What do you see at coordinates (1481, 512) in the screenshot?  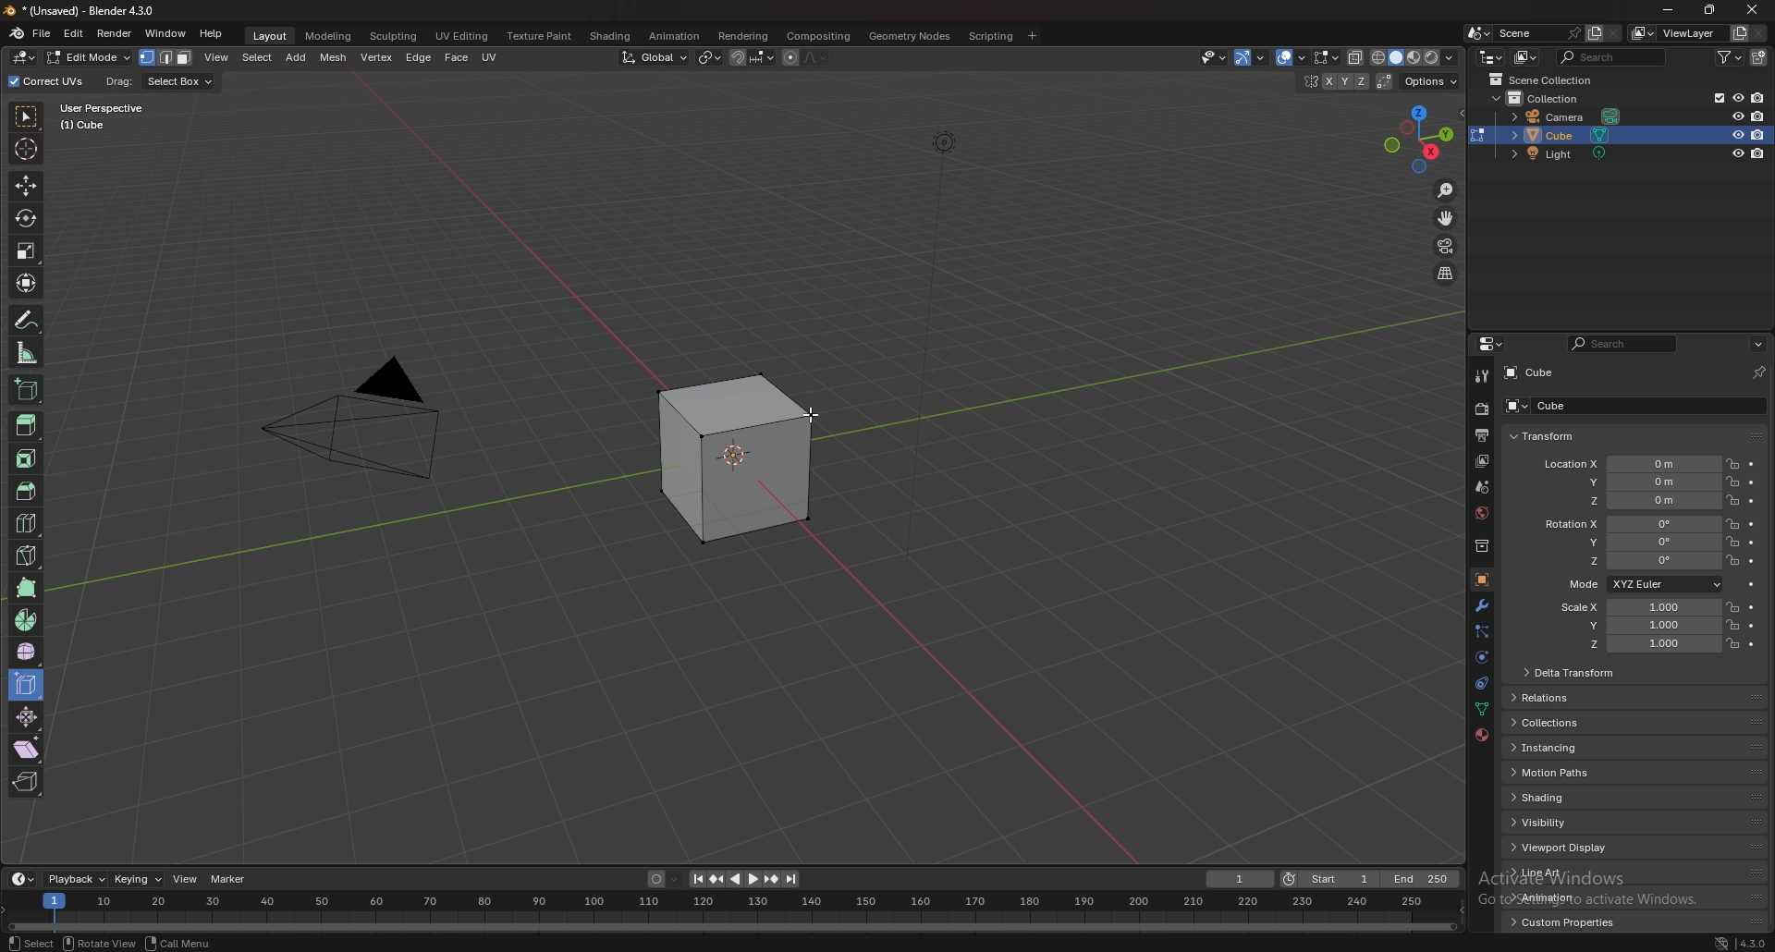 I see `world` at bounding box center [1481, 512].